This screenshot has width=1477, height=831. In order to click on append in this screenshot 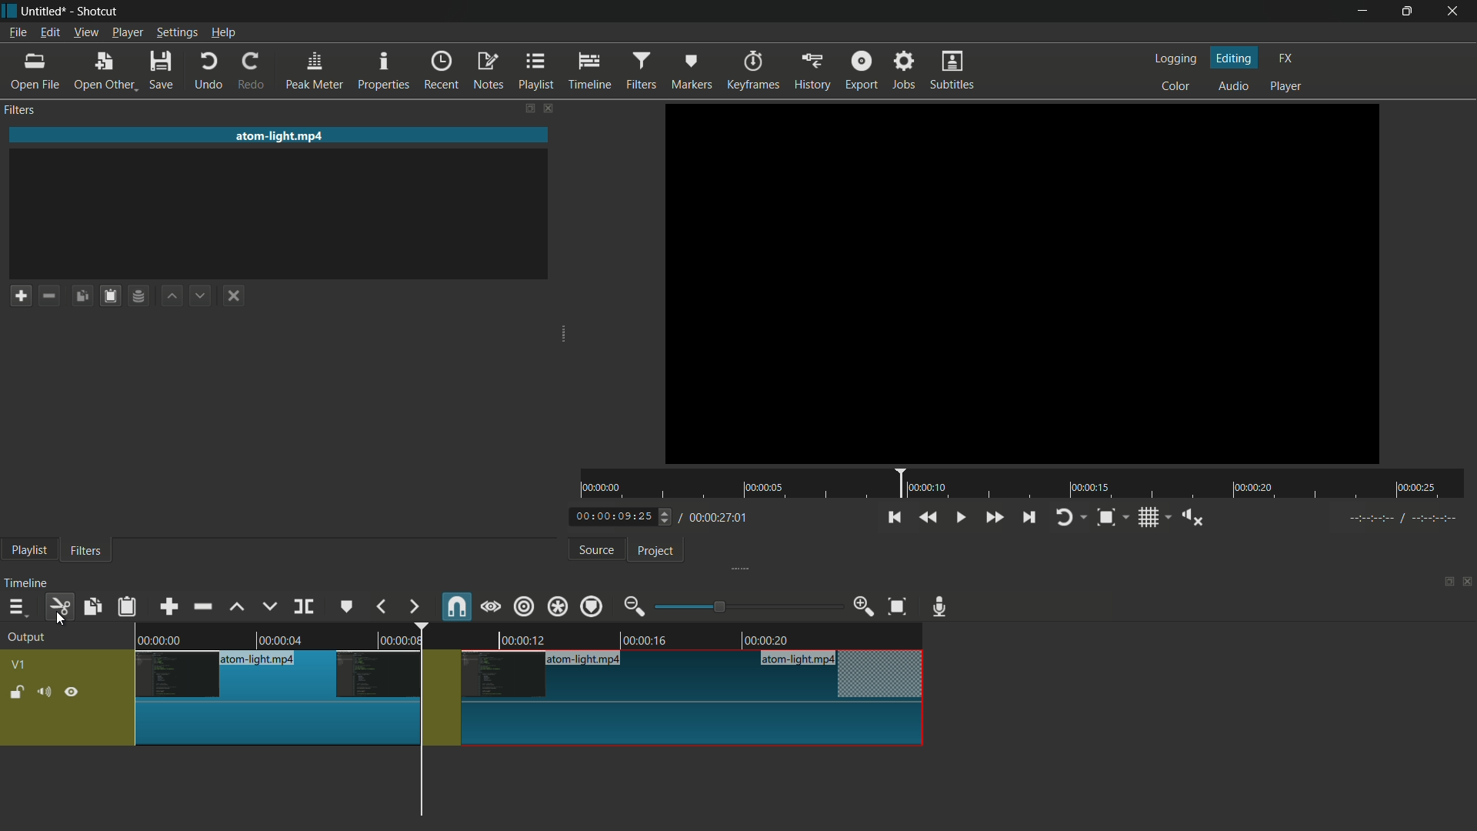, I will do `click(172, 606)`.